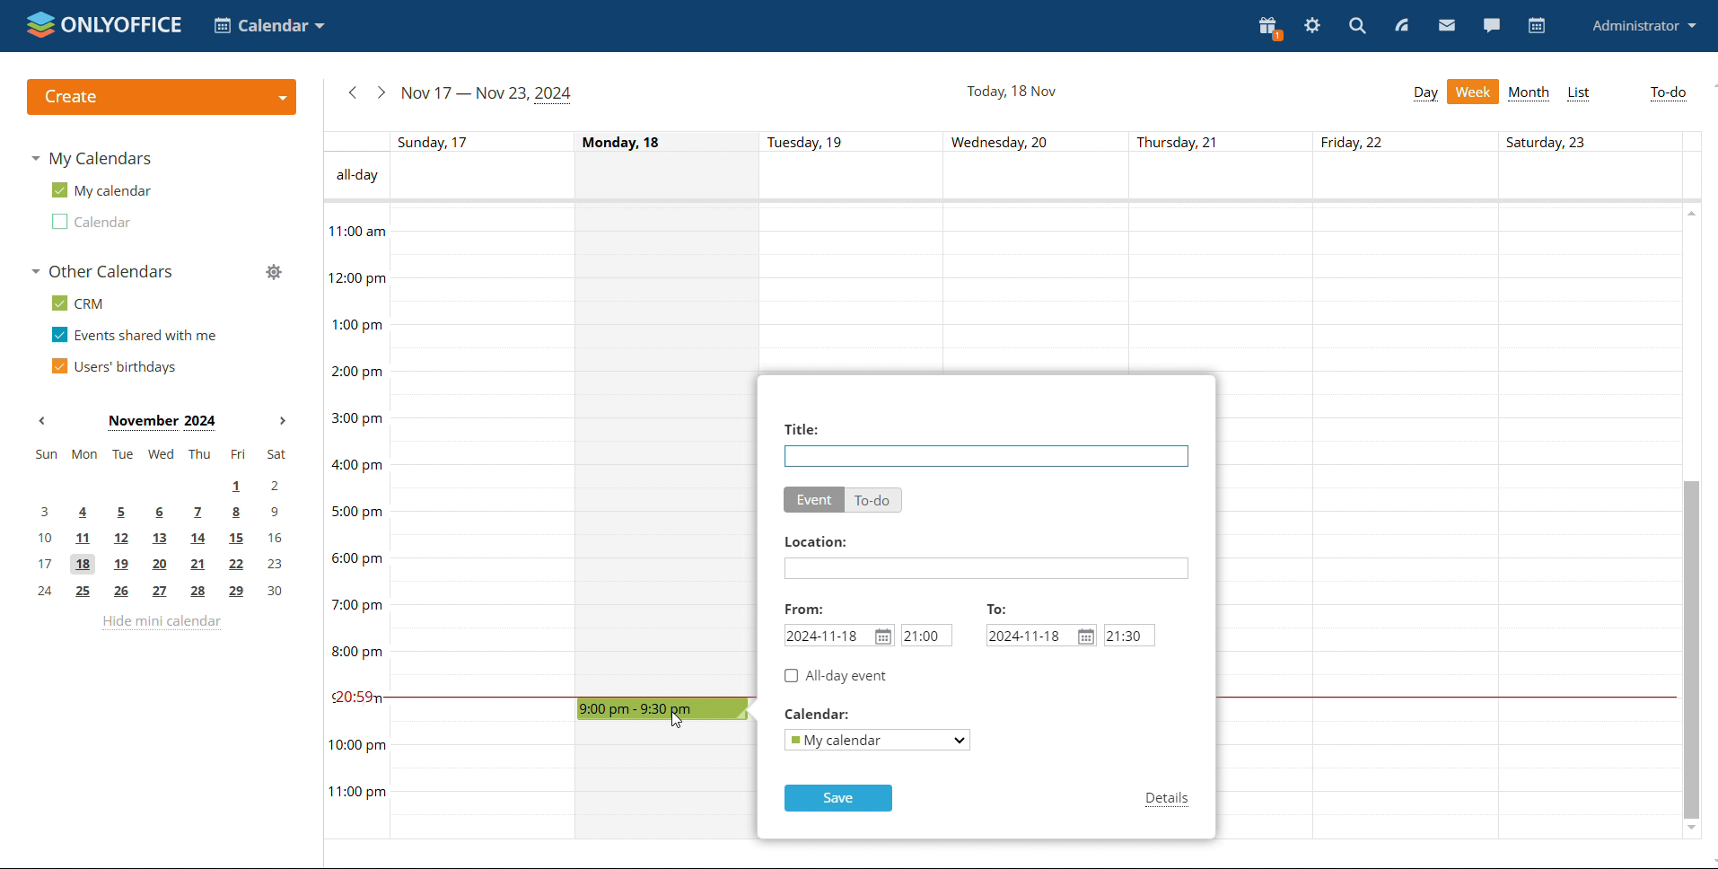 The width and height of the screenshot is (1718, 869). Describe the element at coordinates (1669, 93) in the screenshot. I see `to-do` at that location.